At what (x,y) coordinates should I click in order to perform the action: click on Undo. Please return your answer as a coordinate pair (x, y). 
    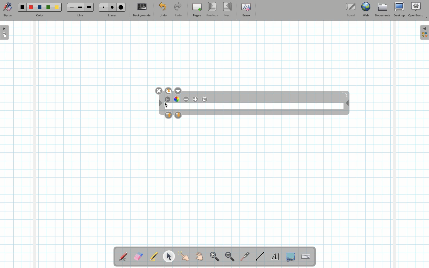
    Looking at the image, I should click on (163, 11).